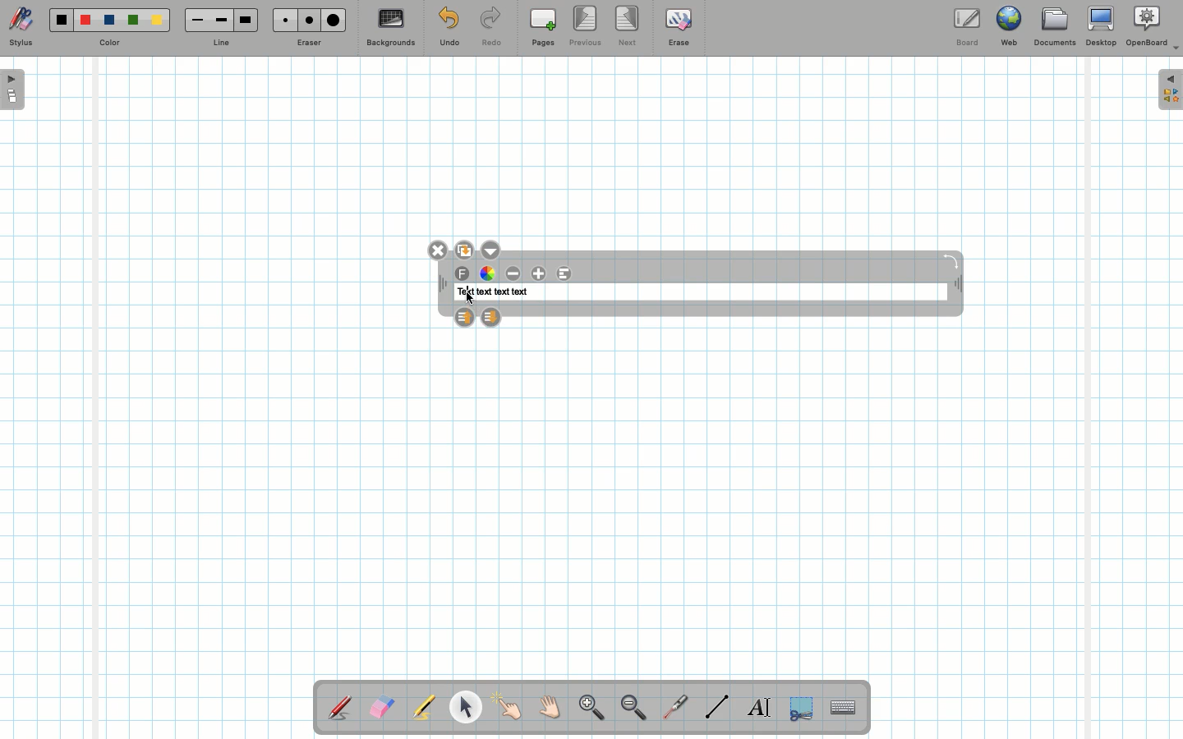 This screenshot has width=1183, height=739. What do you see at coordinates (449, 30) in the screenshot?
I see `Undo` at bounding box center [449, 30].